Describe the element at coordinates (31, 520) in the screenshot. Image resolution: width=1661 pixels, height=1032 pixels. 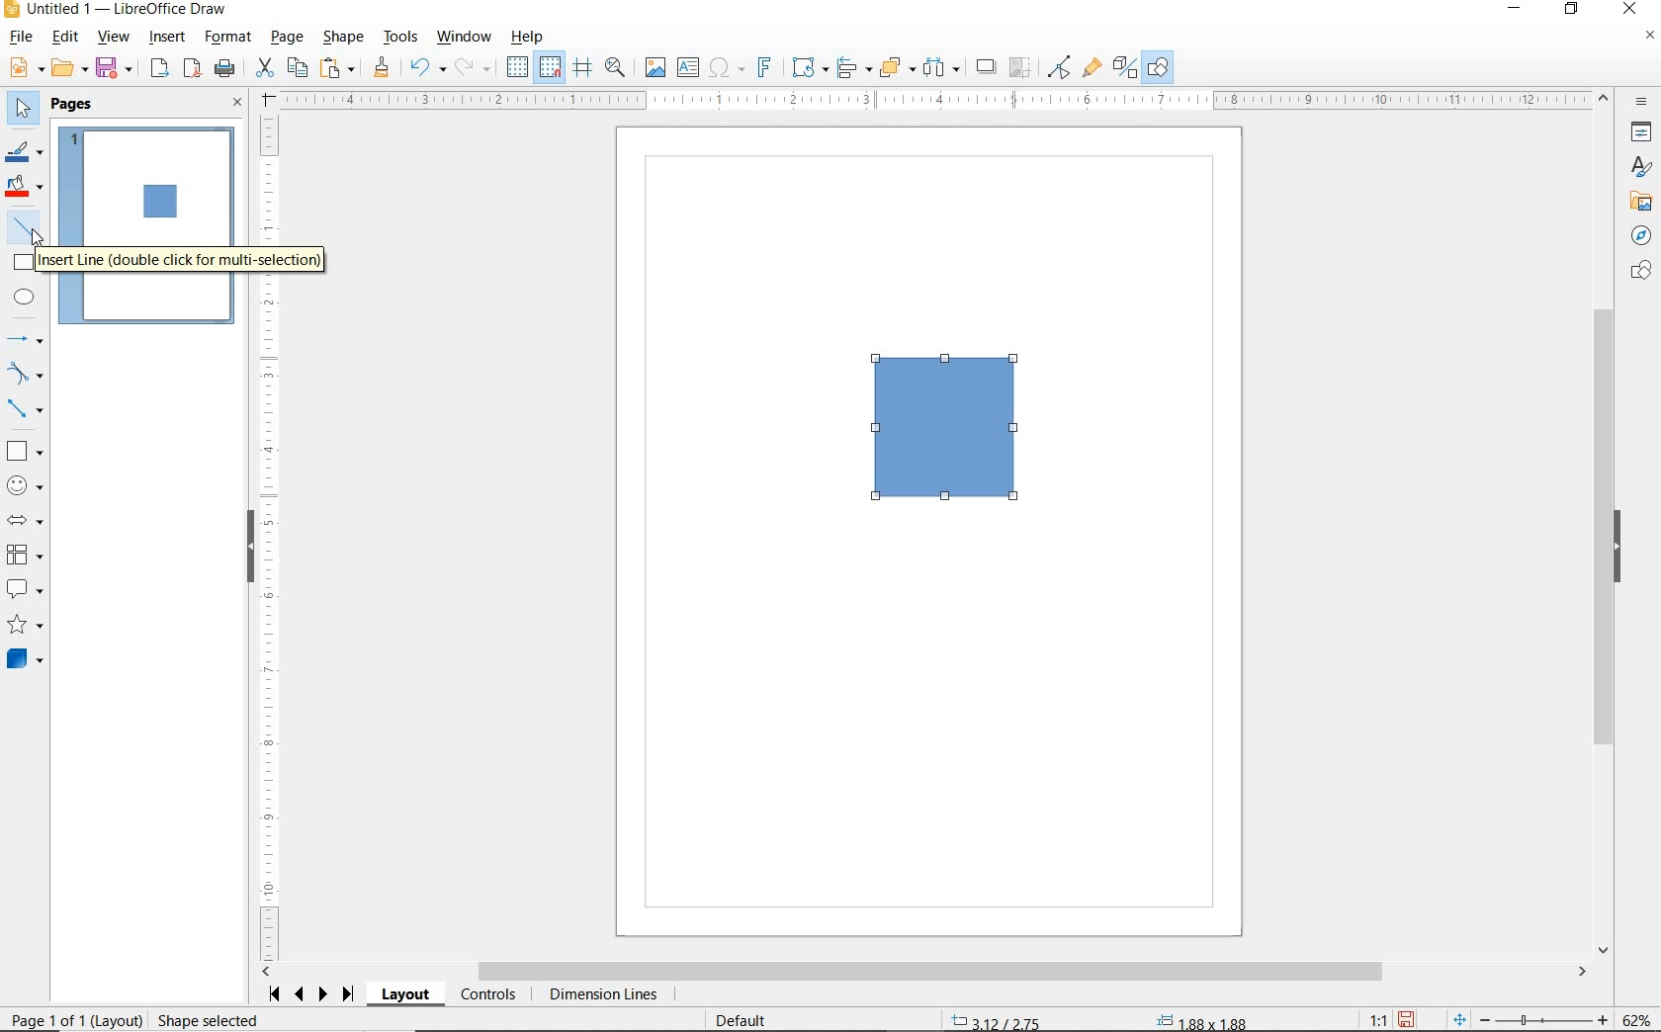
I see `BLOCK ARROWS` at that location.